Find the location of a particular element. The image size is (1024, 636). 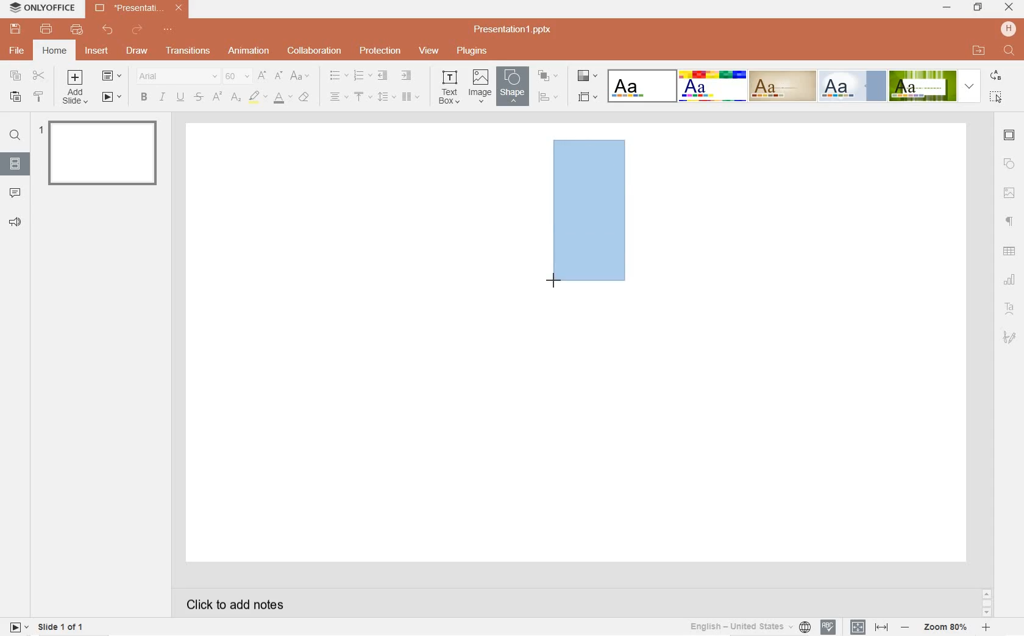

customize quick access toolbar is located at coordinates (171, 30).